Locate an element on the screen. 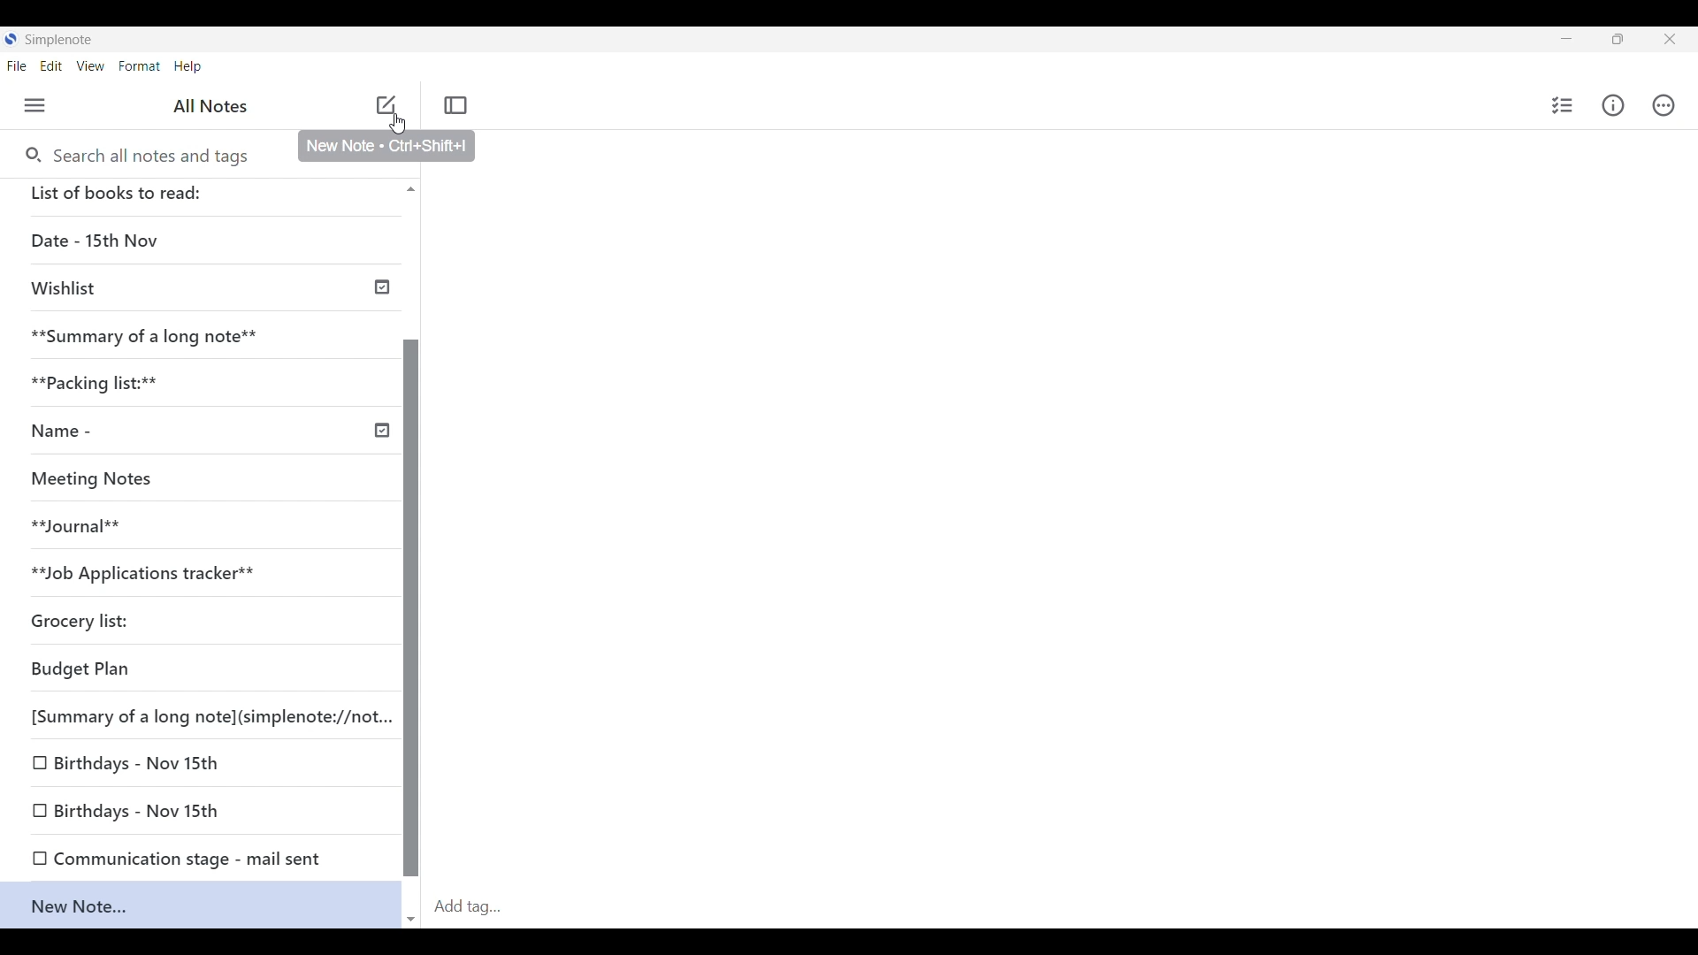 This screenshot has height=955, width=1698. [Summary of a long note](simplenote://not.. is located at coordinates (207, 714).